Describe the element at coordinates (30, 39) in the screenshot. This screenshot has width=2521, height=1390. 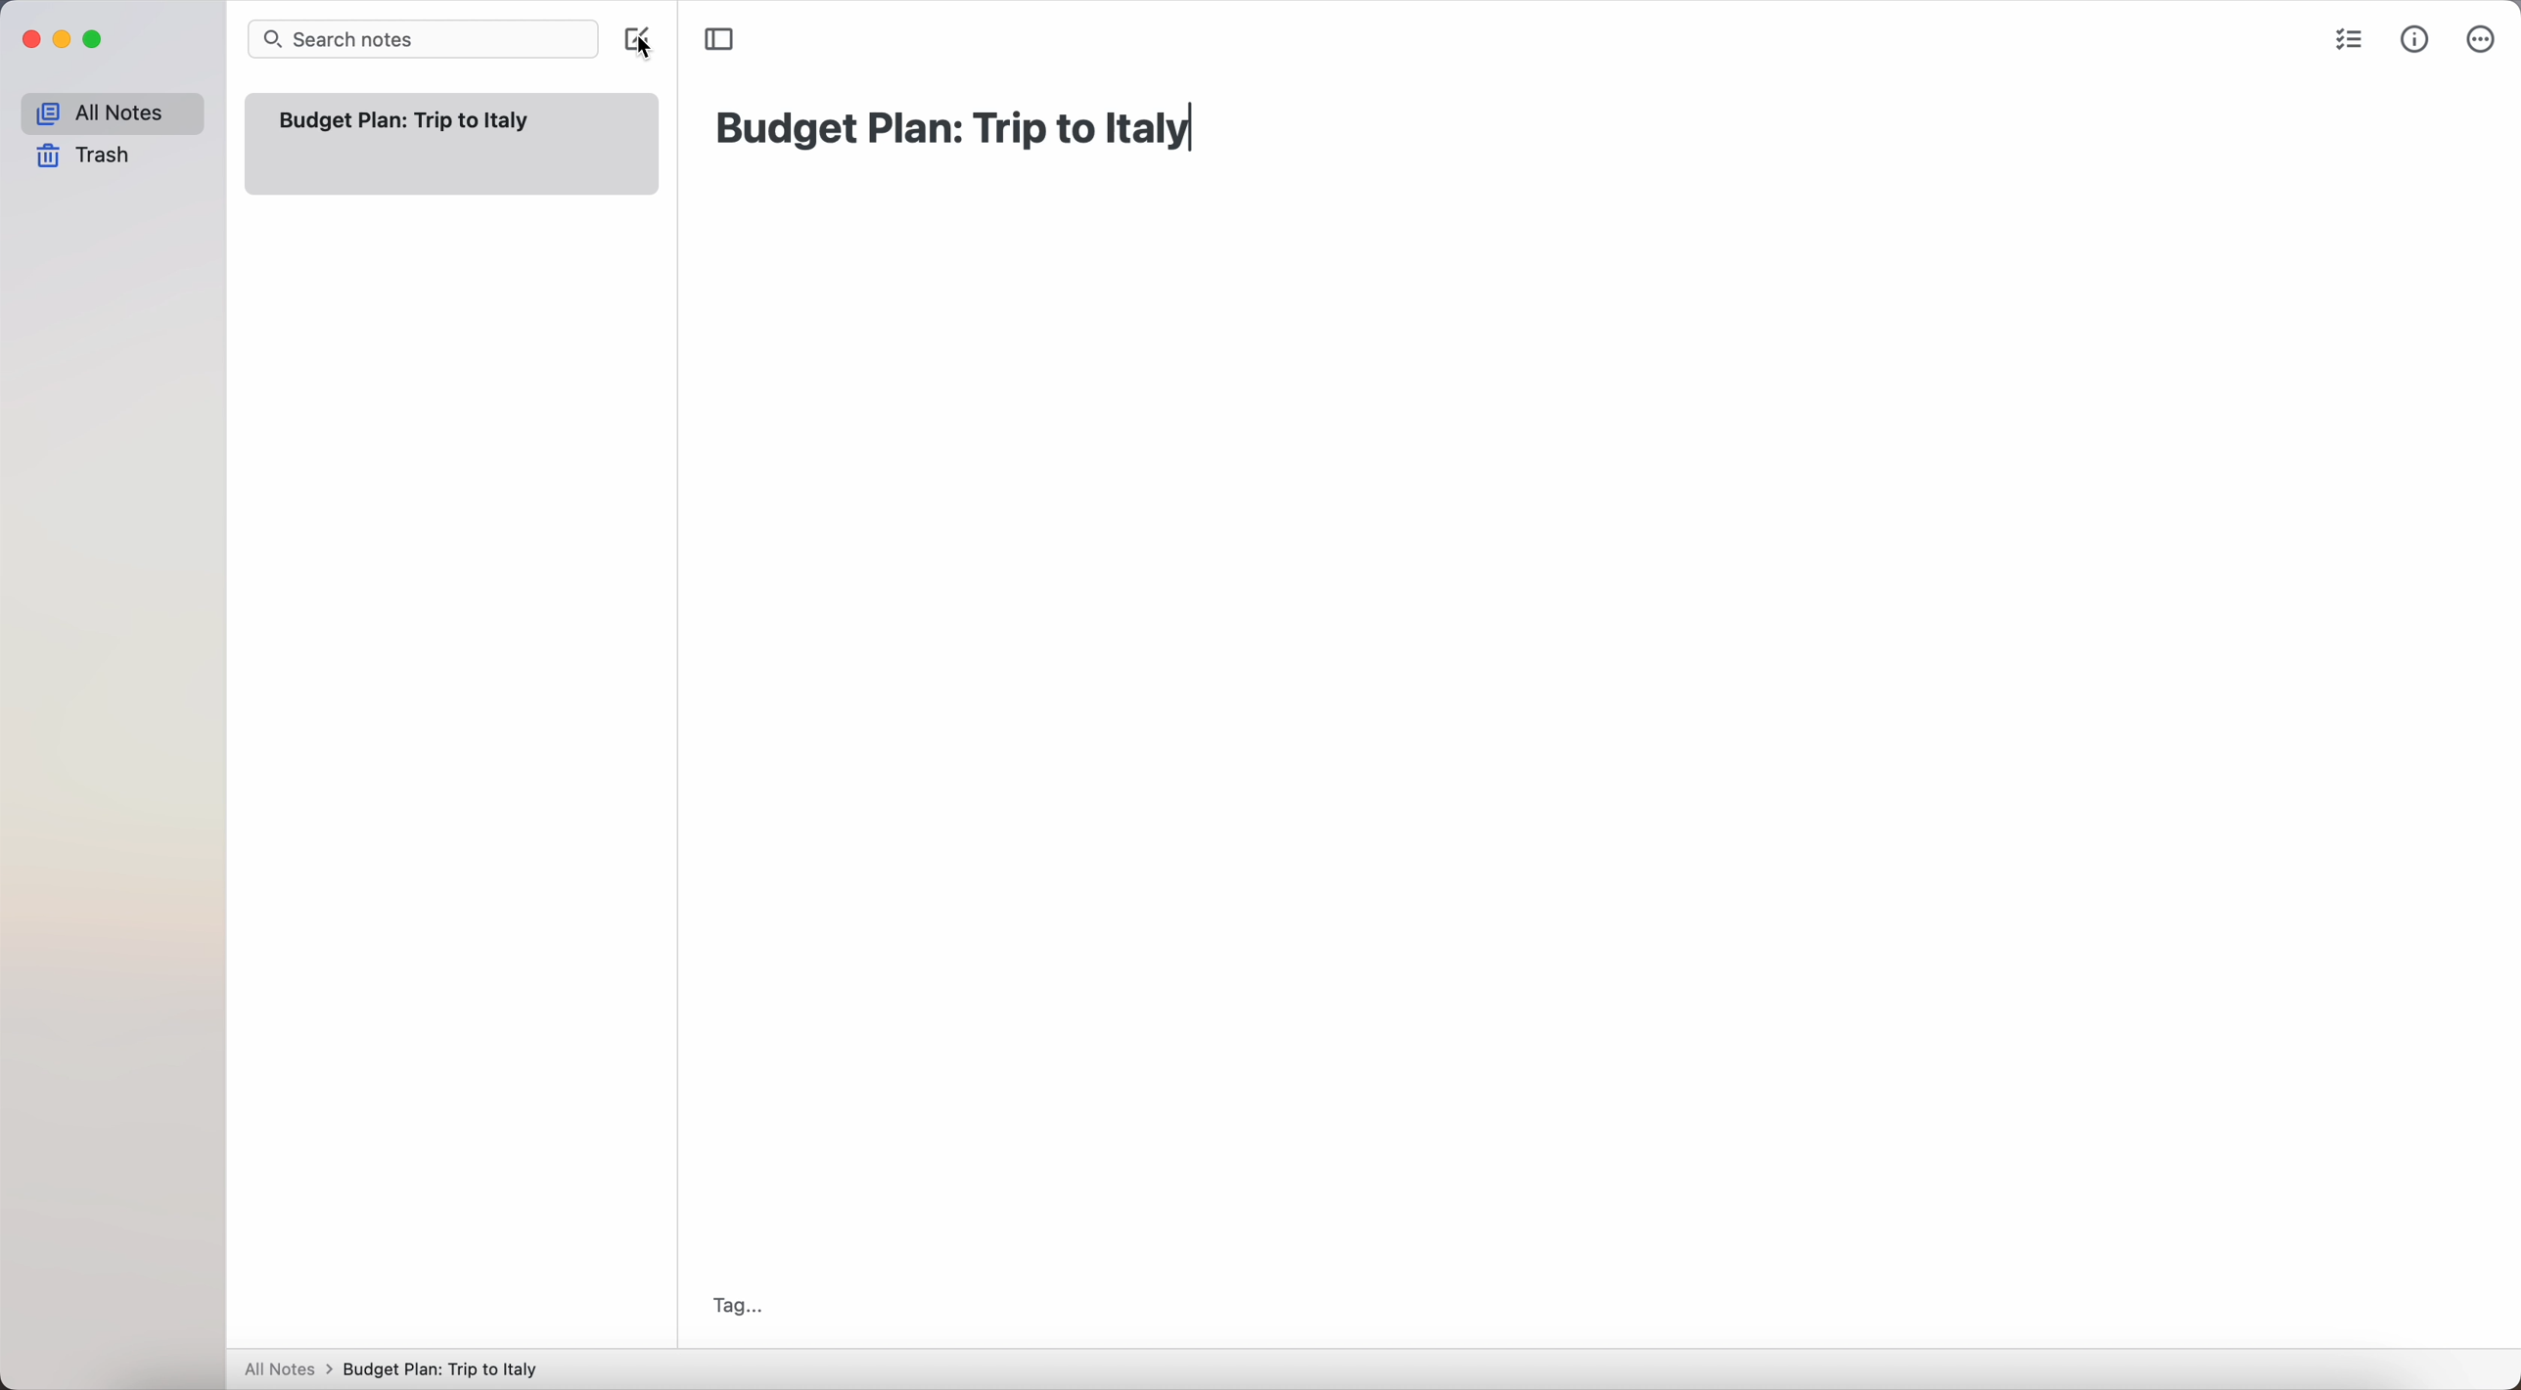
I see `close Simplenote` at that location.